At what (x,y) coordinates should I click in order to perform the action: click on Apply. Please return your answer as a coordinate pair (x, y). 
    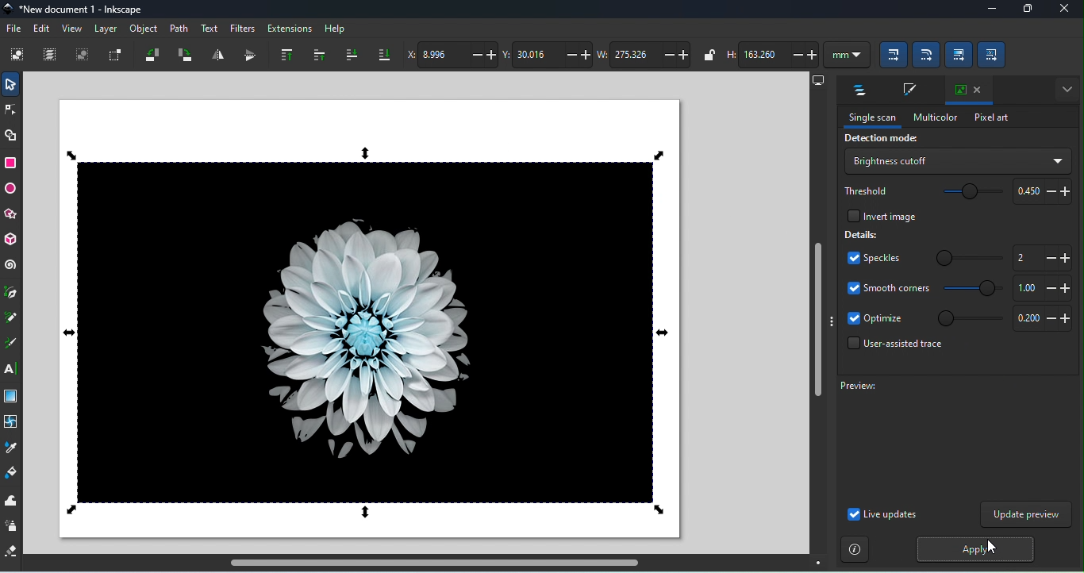
    Looking at the image, I should click on (974, 549).